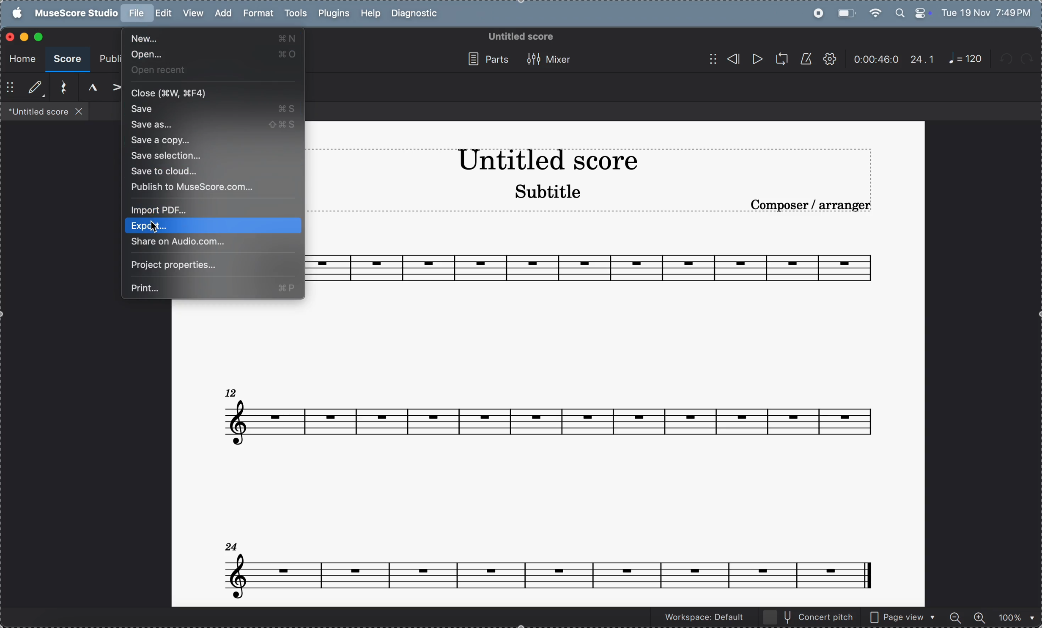 The width and height of the screenshot is (1042, 628). I want to click on publish, so click(108, 60).